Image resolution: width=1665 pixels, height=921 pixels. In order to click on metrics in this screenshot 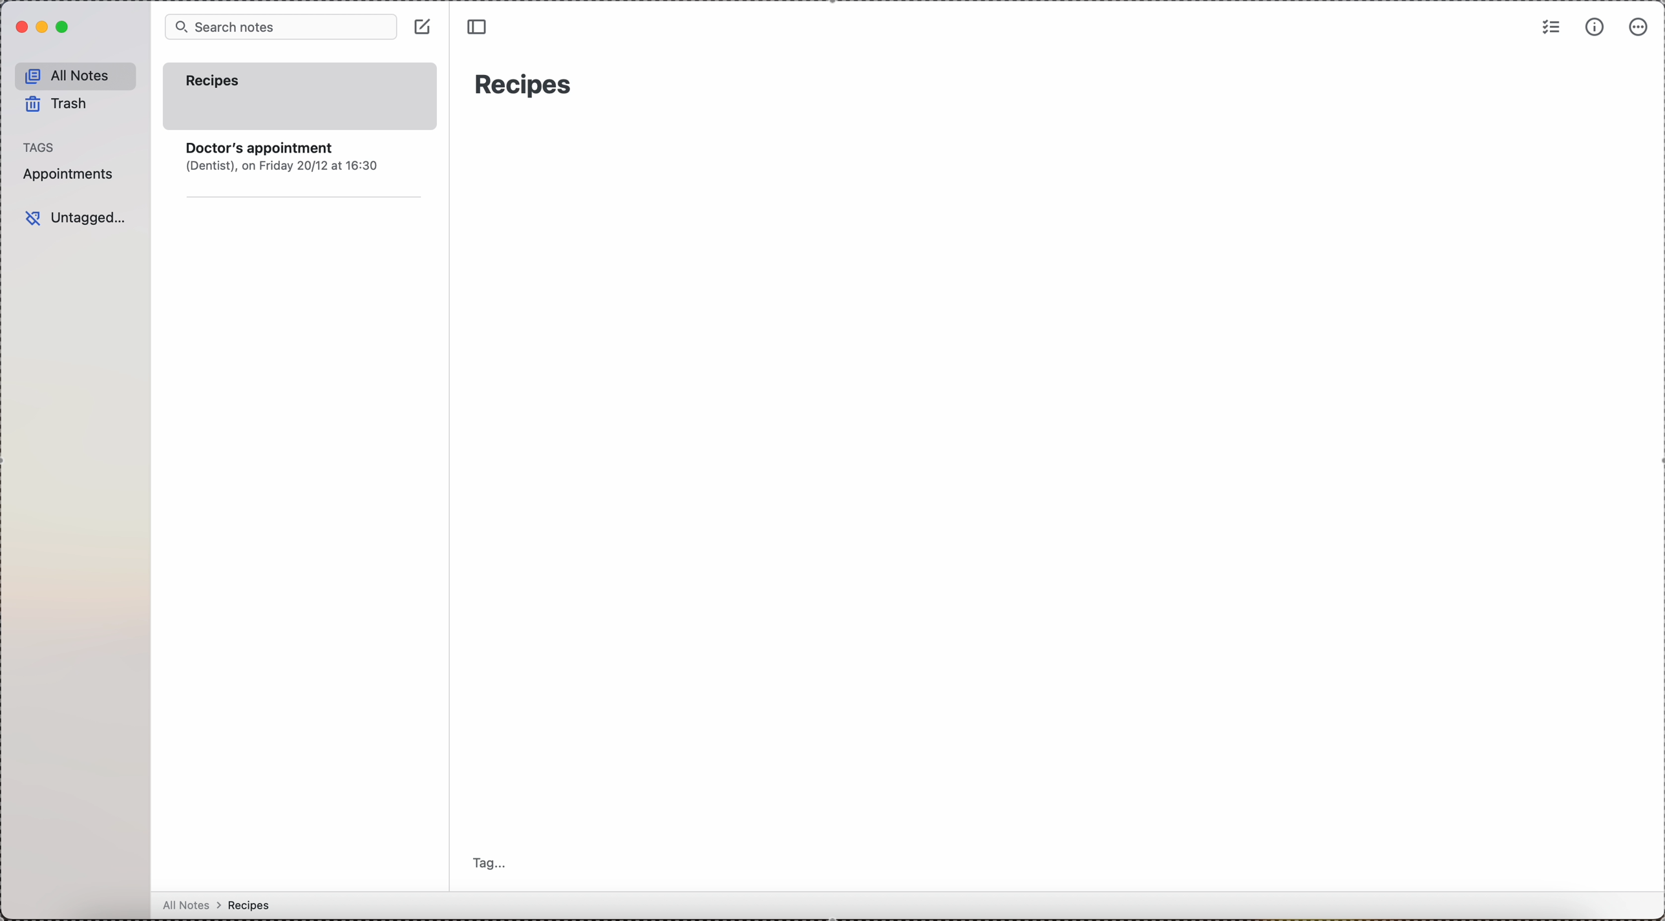, I will do `click(1595, 27)`.